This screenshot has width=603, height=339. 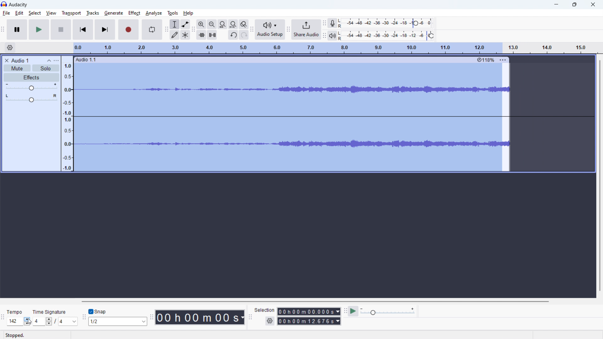 What do you see at coordinates (17, 30) in the screenshot?
I see `pause` at bounding box center [17, 30].